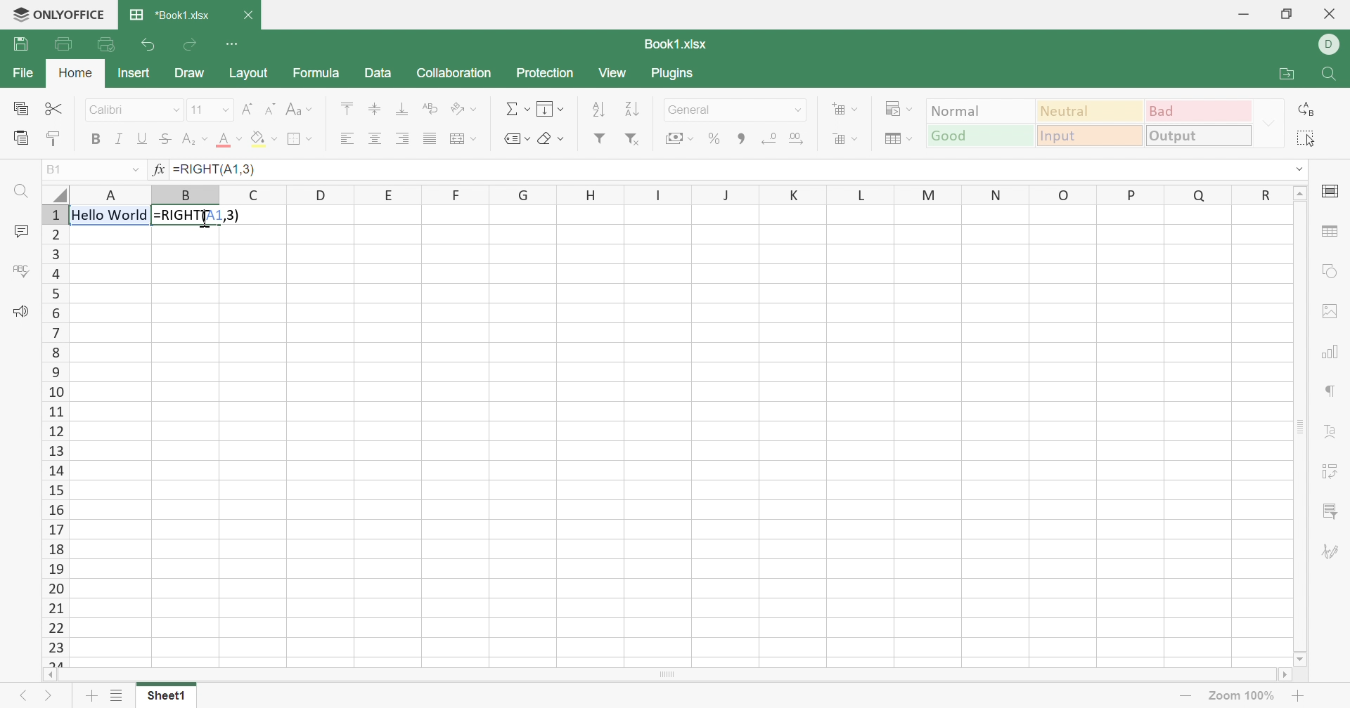  Describe the element at coordinates (1198, 136) in the screenshot. I see `Output` at that location.